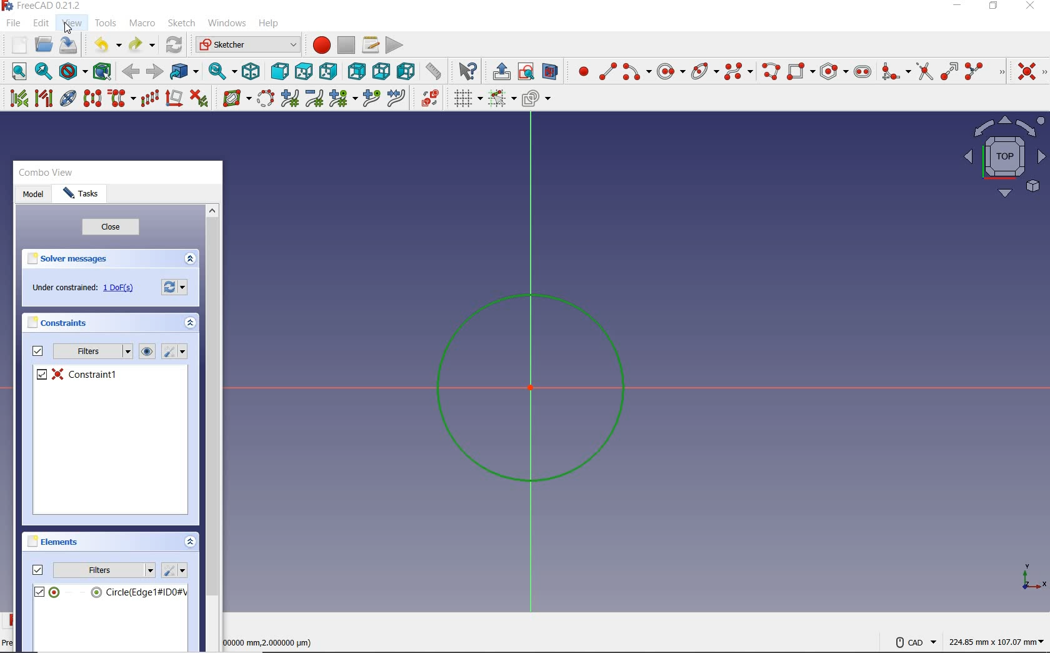  I want to click on circle(edge), so click(109, 591).